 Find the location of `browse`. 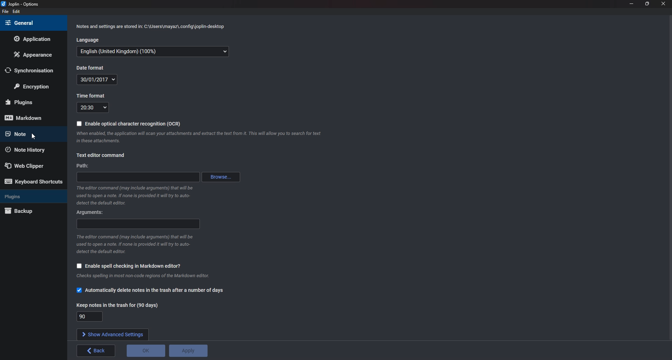

browse is located at coordinates (223, 178).